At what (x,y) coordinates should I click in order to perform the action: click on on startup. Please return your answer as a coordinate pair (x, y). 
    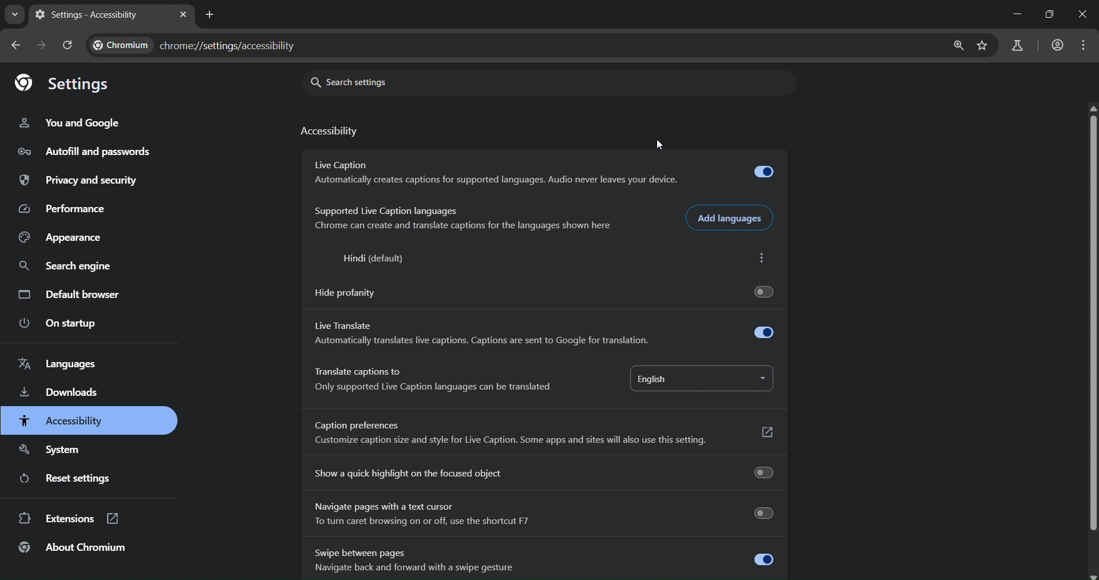
    Looking at the image, I should click on (59, 323).